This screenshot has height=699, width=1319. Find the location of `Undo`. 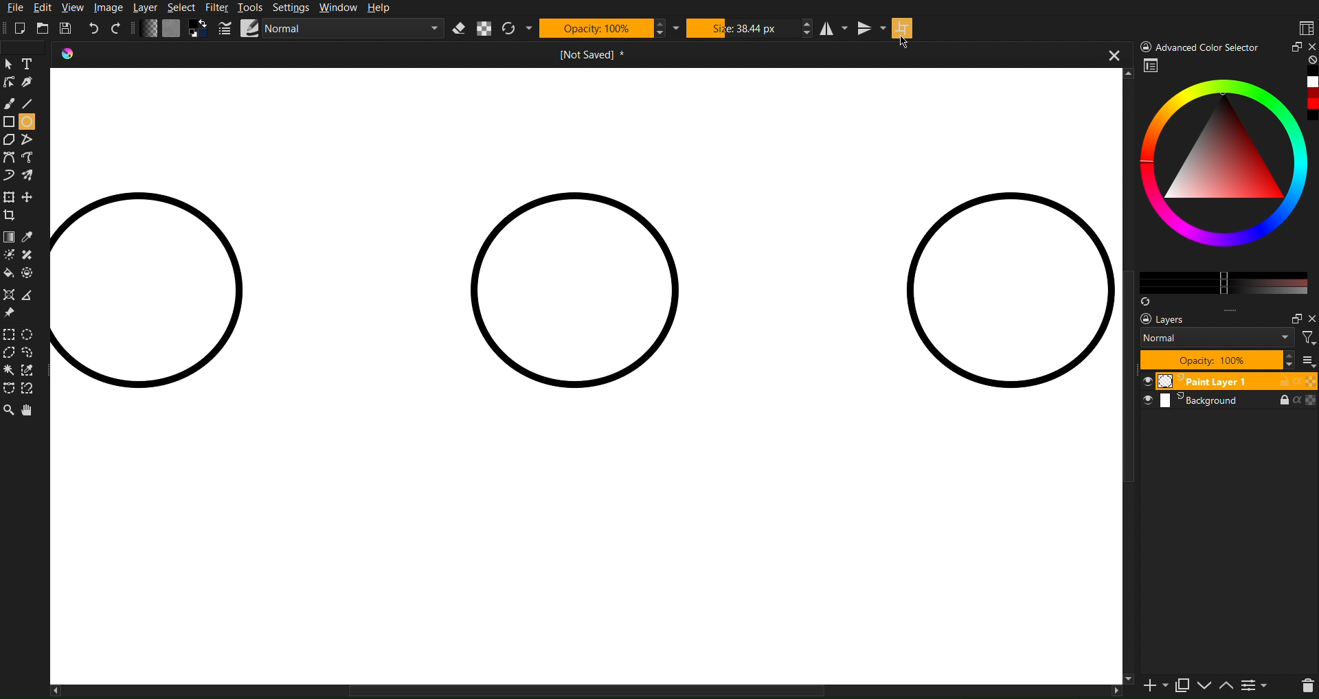

Undo is located at coordinates (94, 29).